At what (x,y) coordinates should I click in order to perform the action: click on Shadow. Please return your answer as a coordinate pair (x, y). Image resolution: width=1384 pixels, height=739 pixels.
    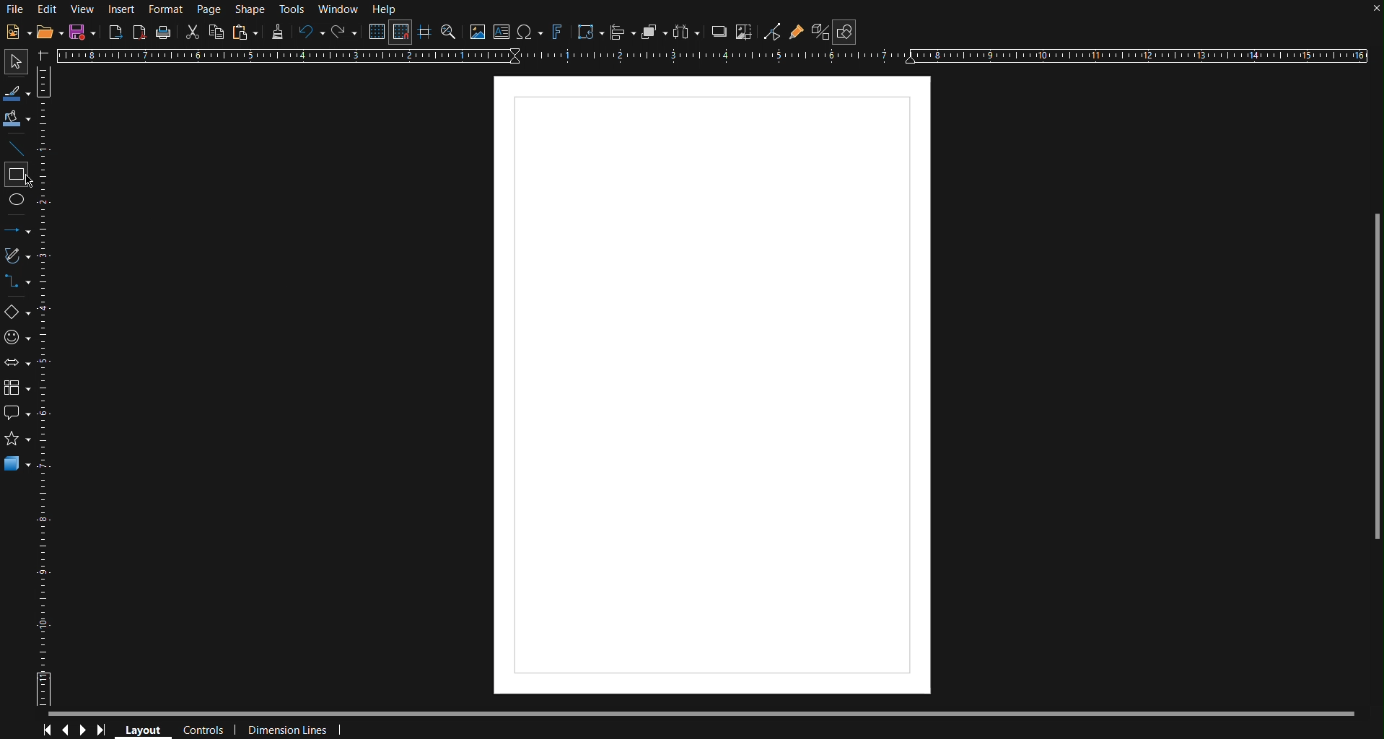
    Looking at the image, I should click on (718, 31).